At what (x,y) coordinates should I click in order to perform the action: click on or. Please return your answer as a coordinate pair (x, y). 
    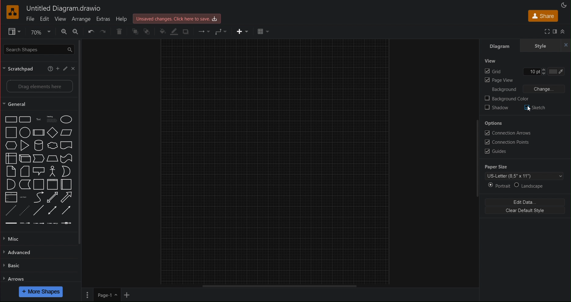
    Looking at the image, I should click on (66, 171).